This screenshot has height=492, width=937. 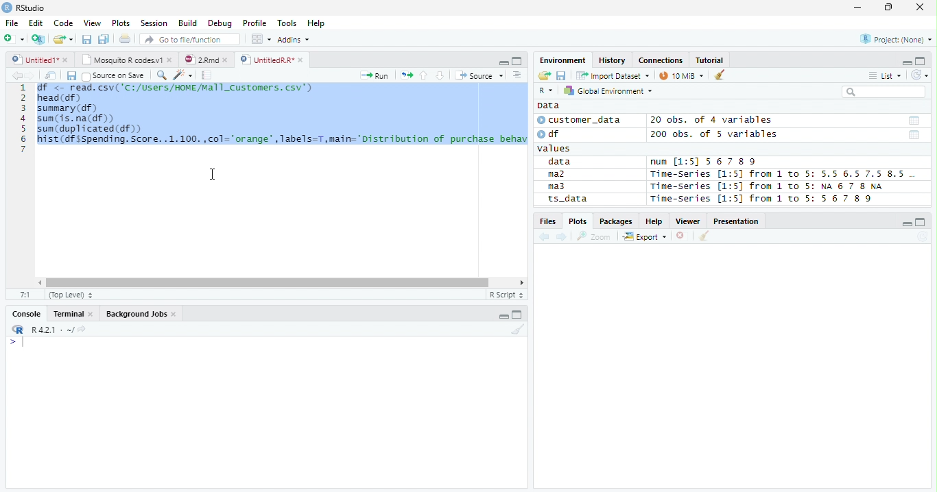 What do you see at coordinates (564, 60) in the screenshot?
I see `Environment` at bounding box center [564, 60].